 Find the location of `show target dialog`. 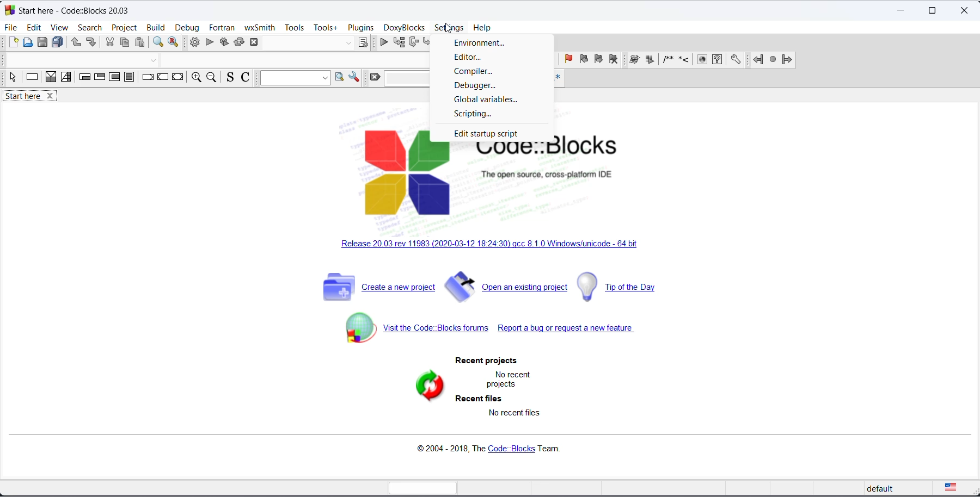

show target dialog is located at coordinates (364, 42).